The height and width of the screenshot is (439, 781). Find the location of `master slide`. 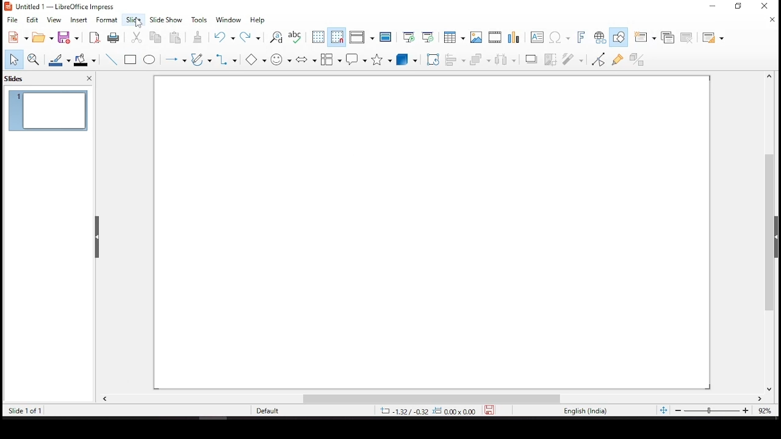

master slide is located at coordinates (387, 37).